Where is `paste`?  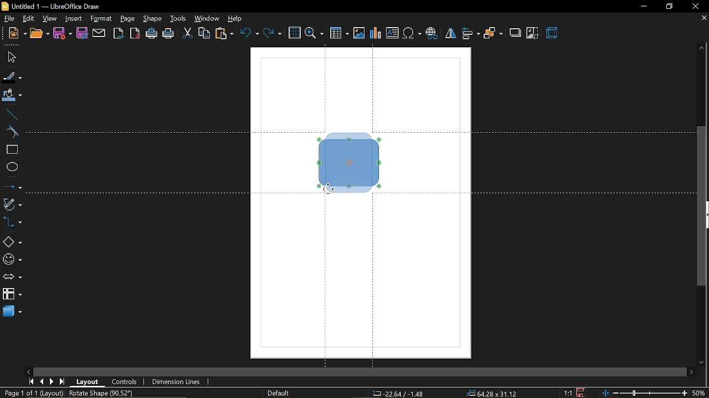
paste is located at coordinates (224, 34).